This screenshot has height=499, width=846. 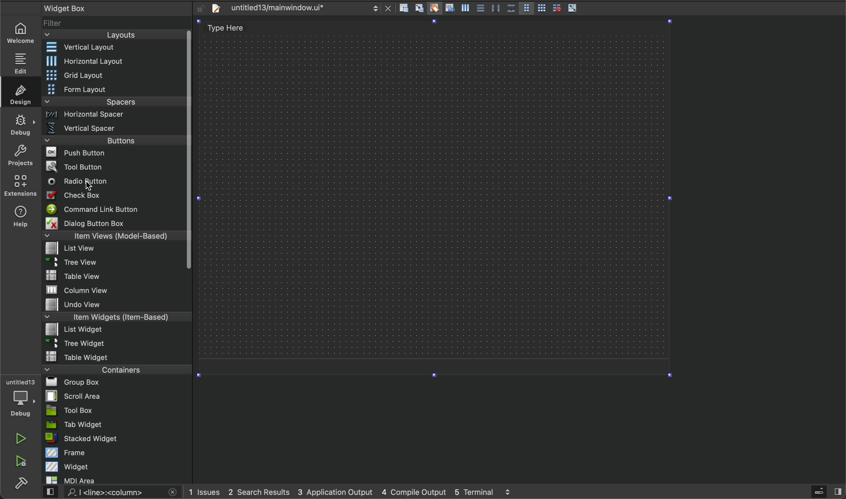 What do you see at coordinates (464, 9) in the screenshot?
I see `` at bounding box center [464, 9].